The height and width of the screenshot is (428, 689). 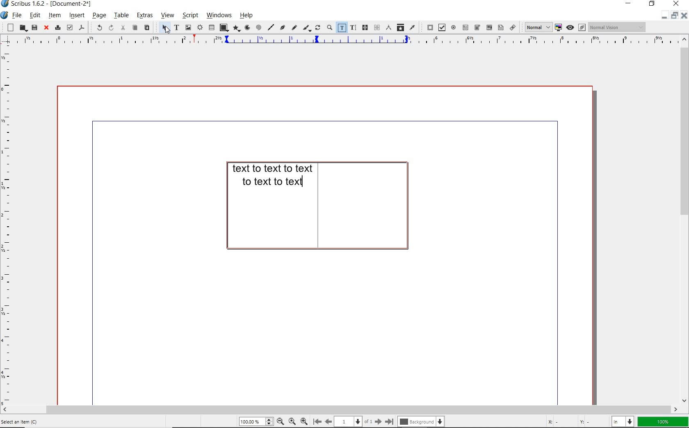 I want to click on minimize, so click(x=629, y=4).